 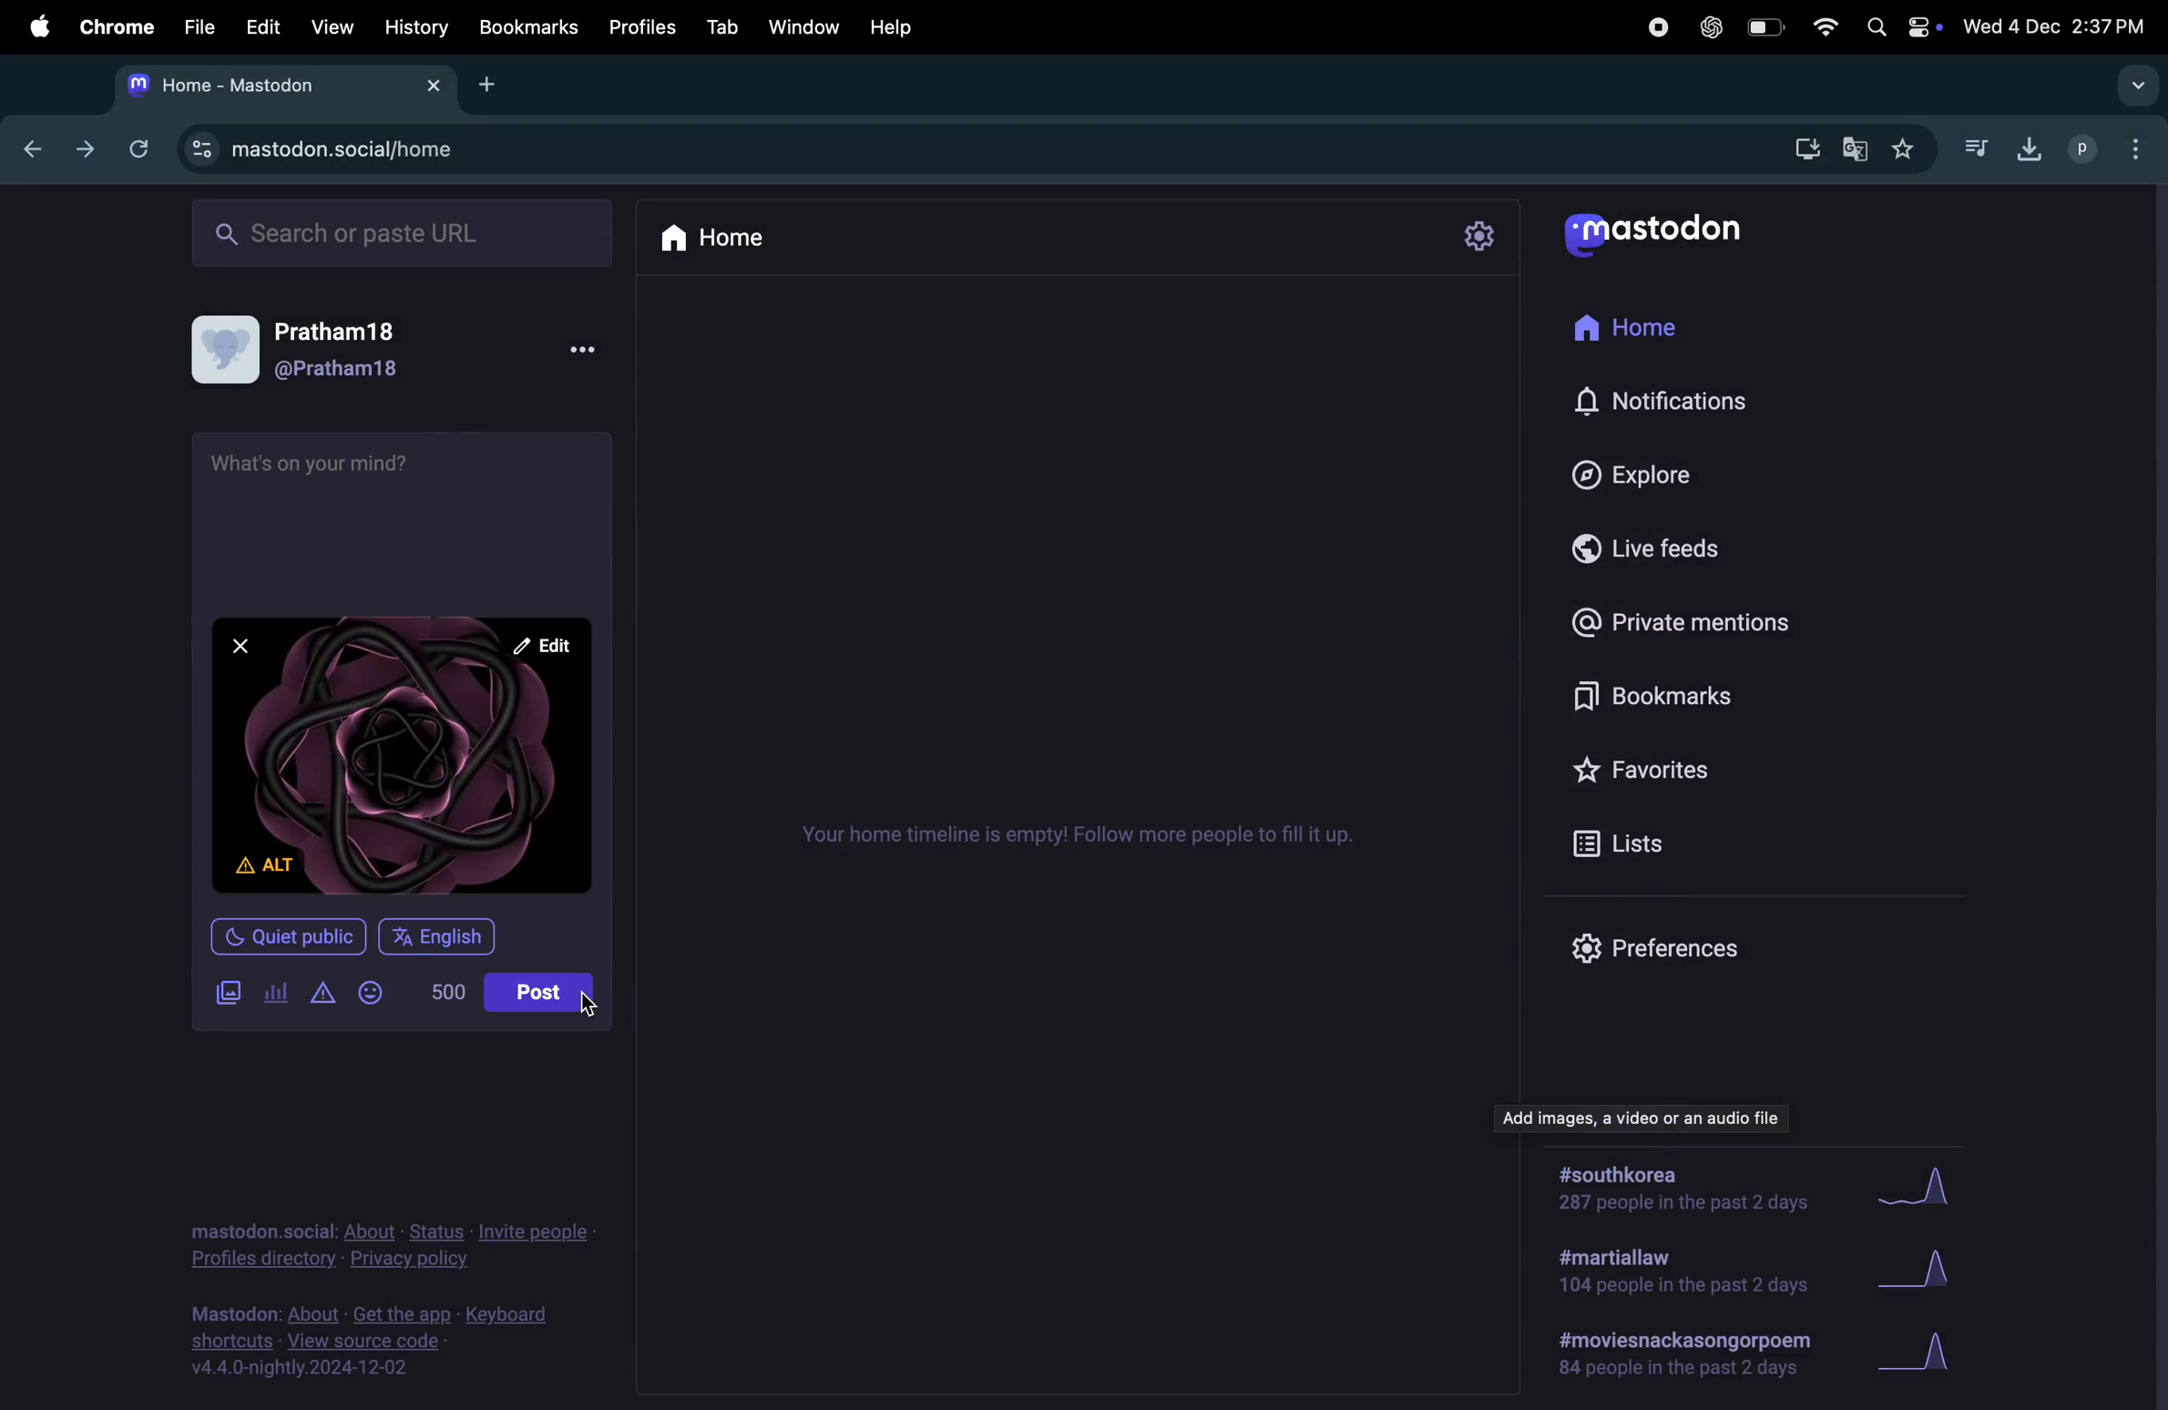 What do you see at coordinates (277, 85) in the screenshot?
I see `mastodon tab` at bounding box center [277, 85].